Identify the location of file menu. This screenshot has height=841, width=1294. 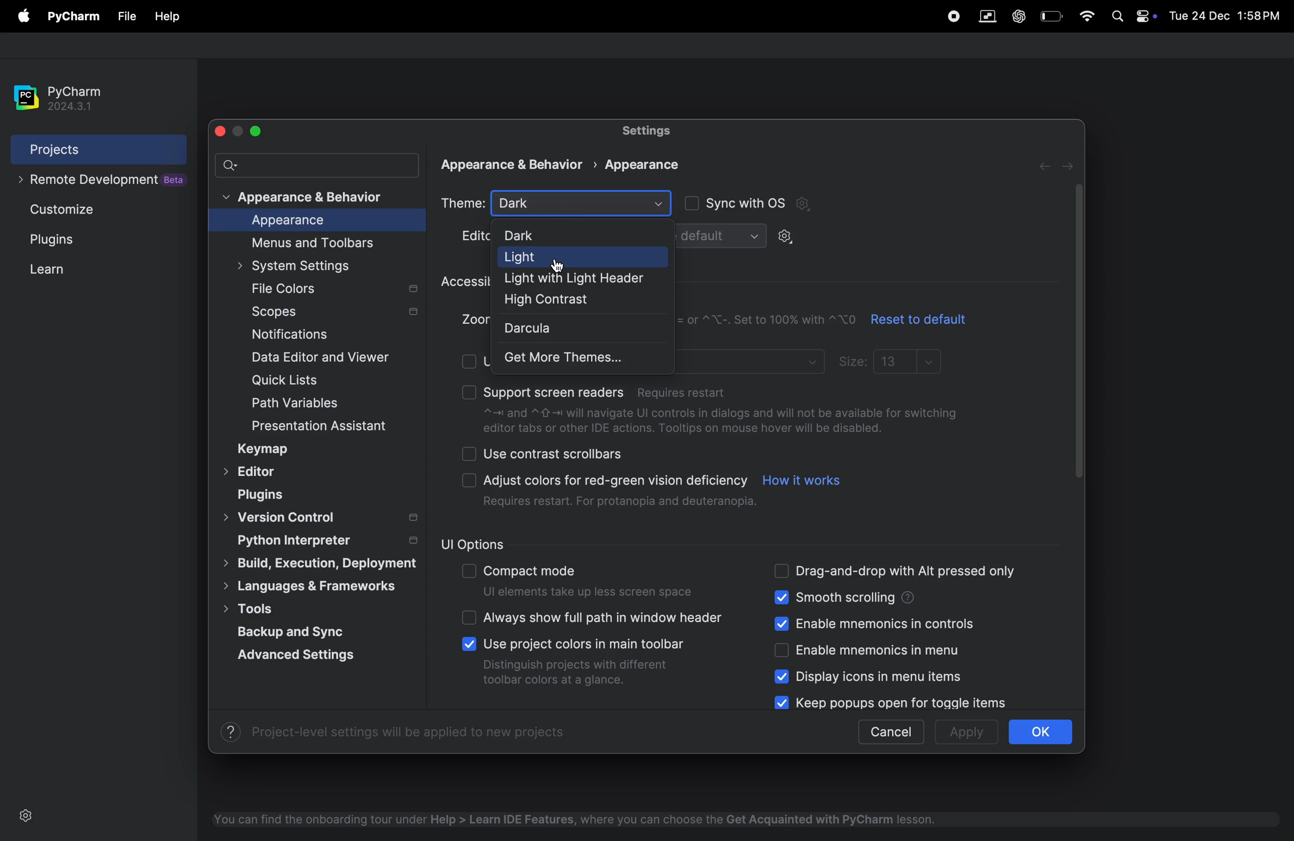
(21, 16).